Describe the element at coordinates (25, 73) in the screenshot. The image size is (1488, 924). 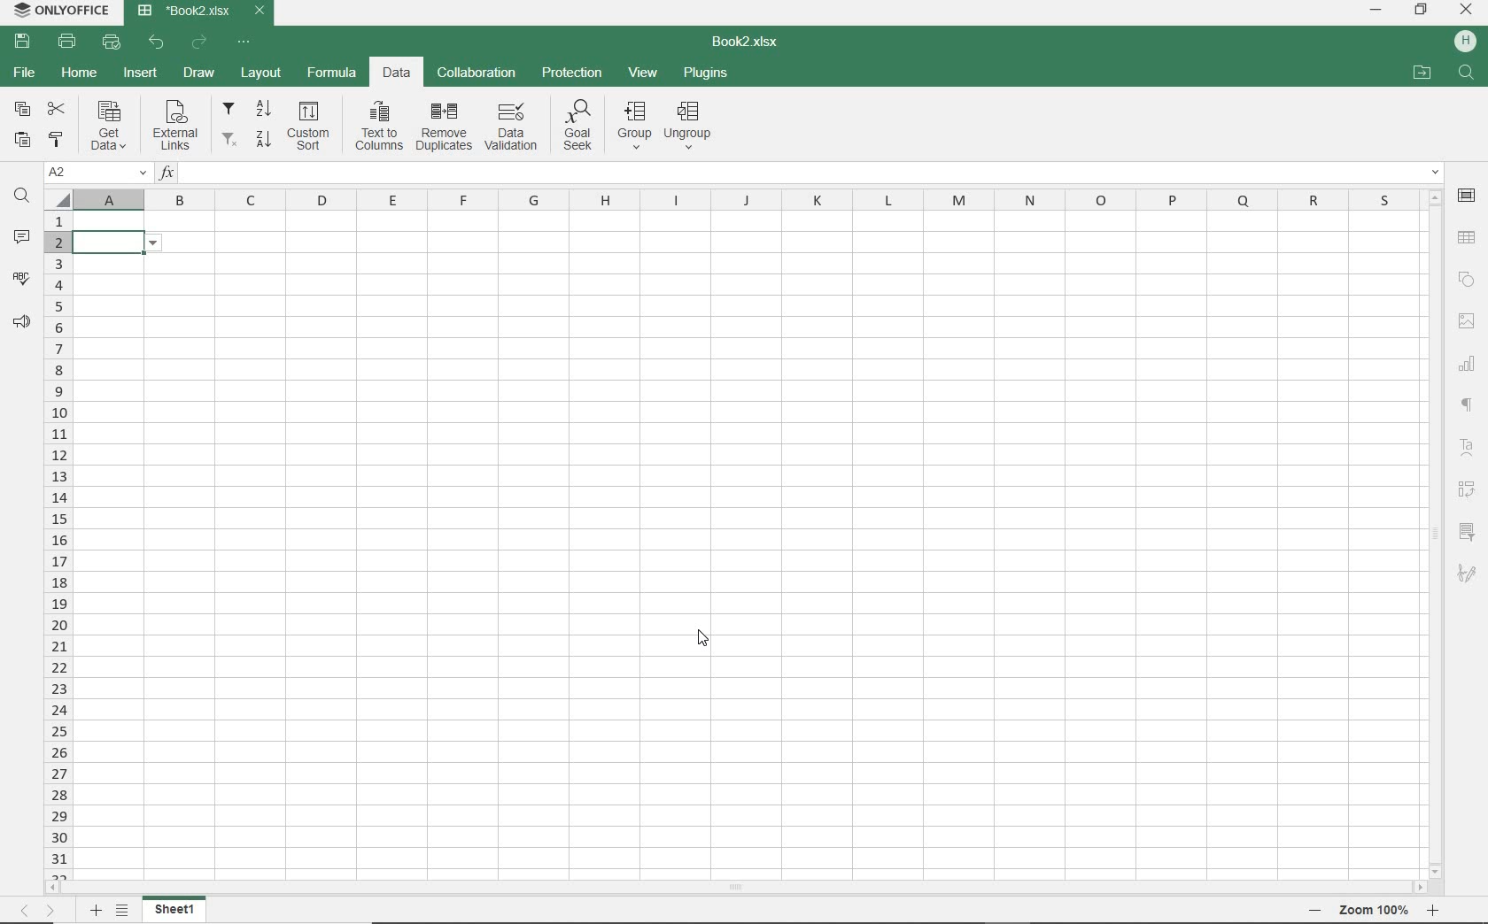
I see `FILE` at that location.